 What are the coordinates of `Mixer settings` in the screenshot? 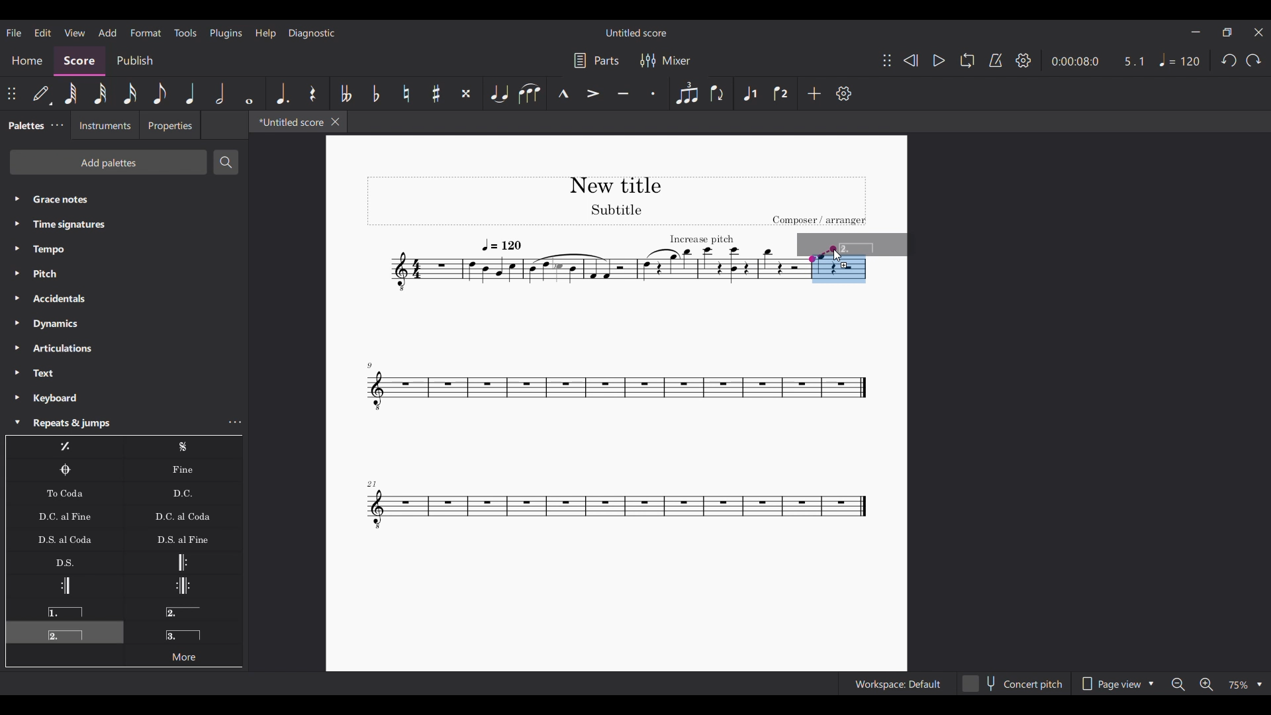 It's located at (666, 60).